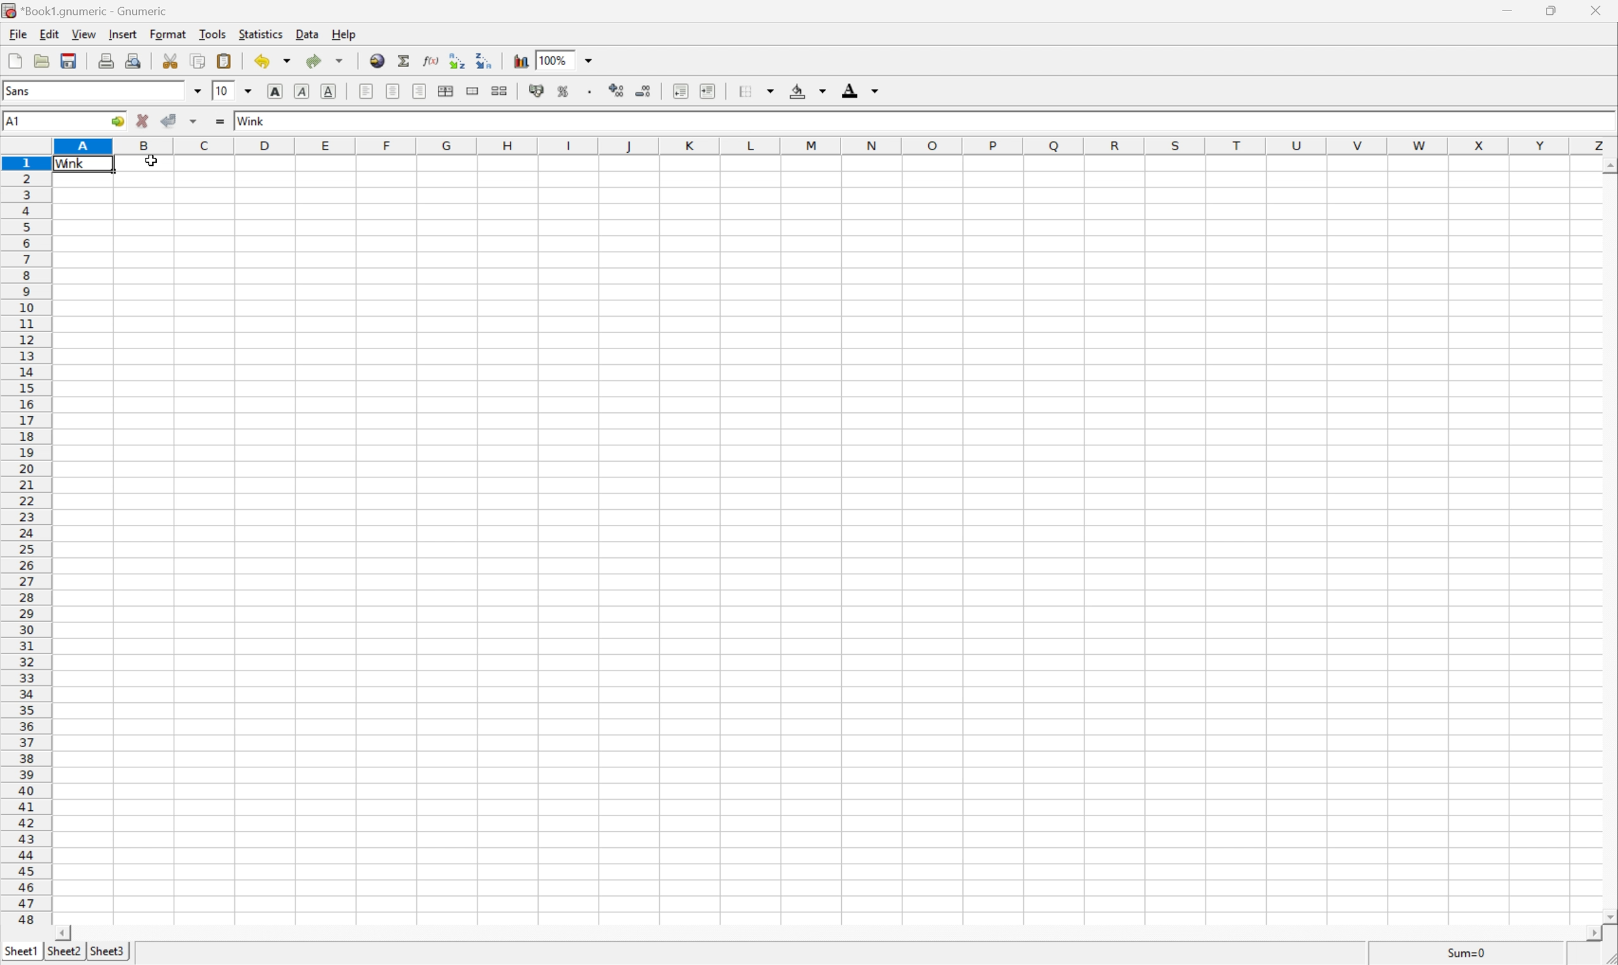 The image size is (1618, 965). Describe the element at coordinates (377, 61) in the screenshot. I see `insert hyperlink` at that location.